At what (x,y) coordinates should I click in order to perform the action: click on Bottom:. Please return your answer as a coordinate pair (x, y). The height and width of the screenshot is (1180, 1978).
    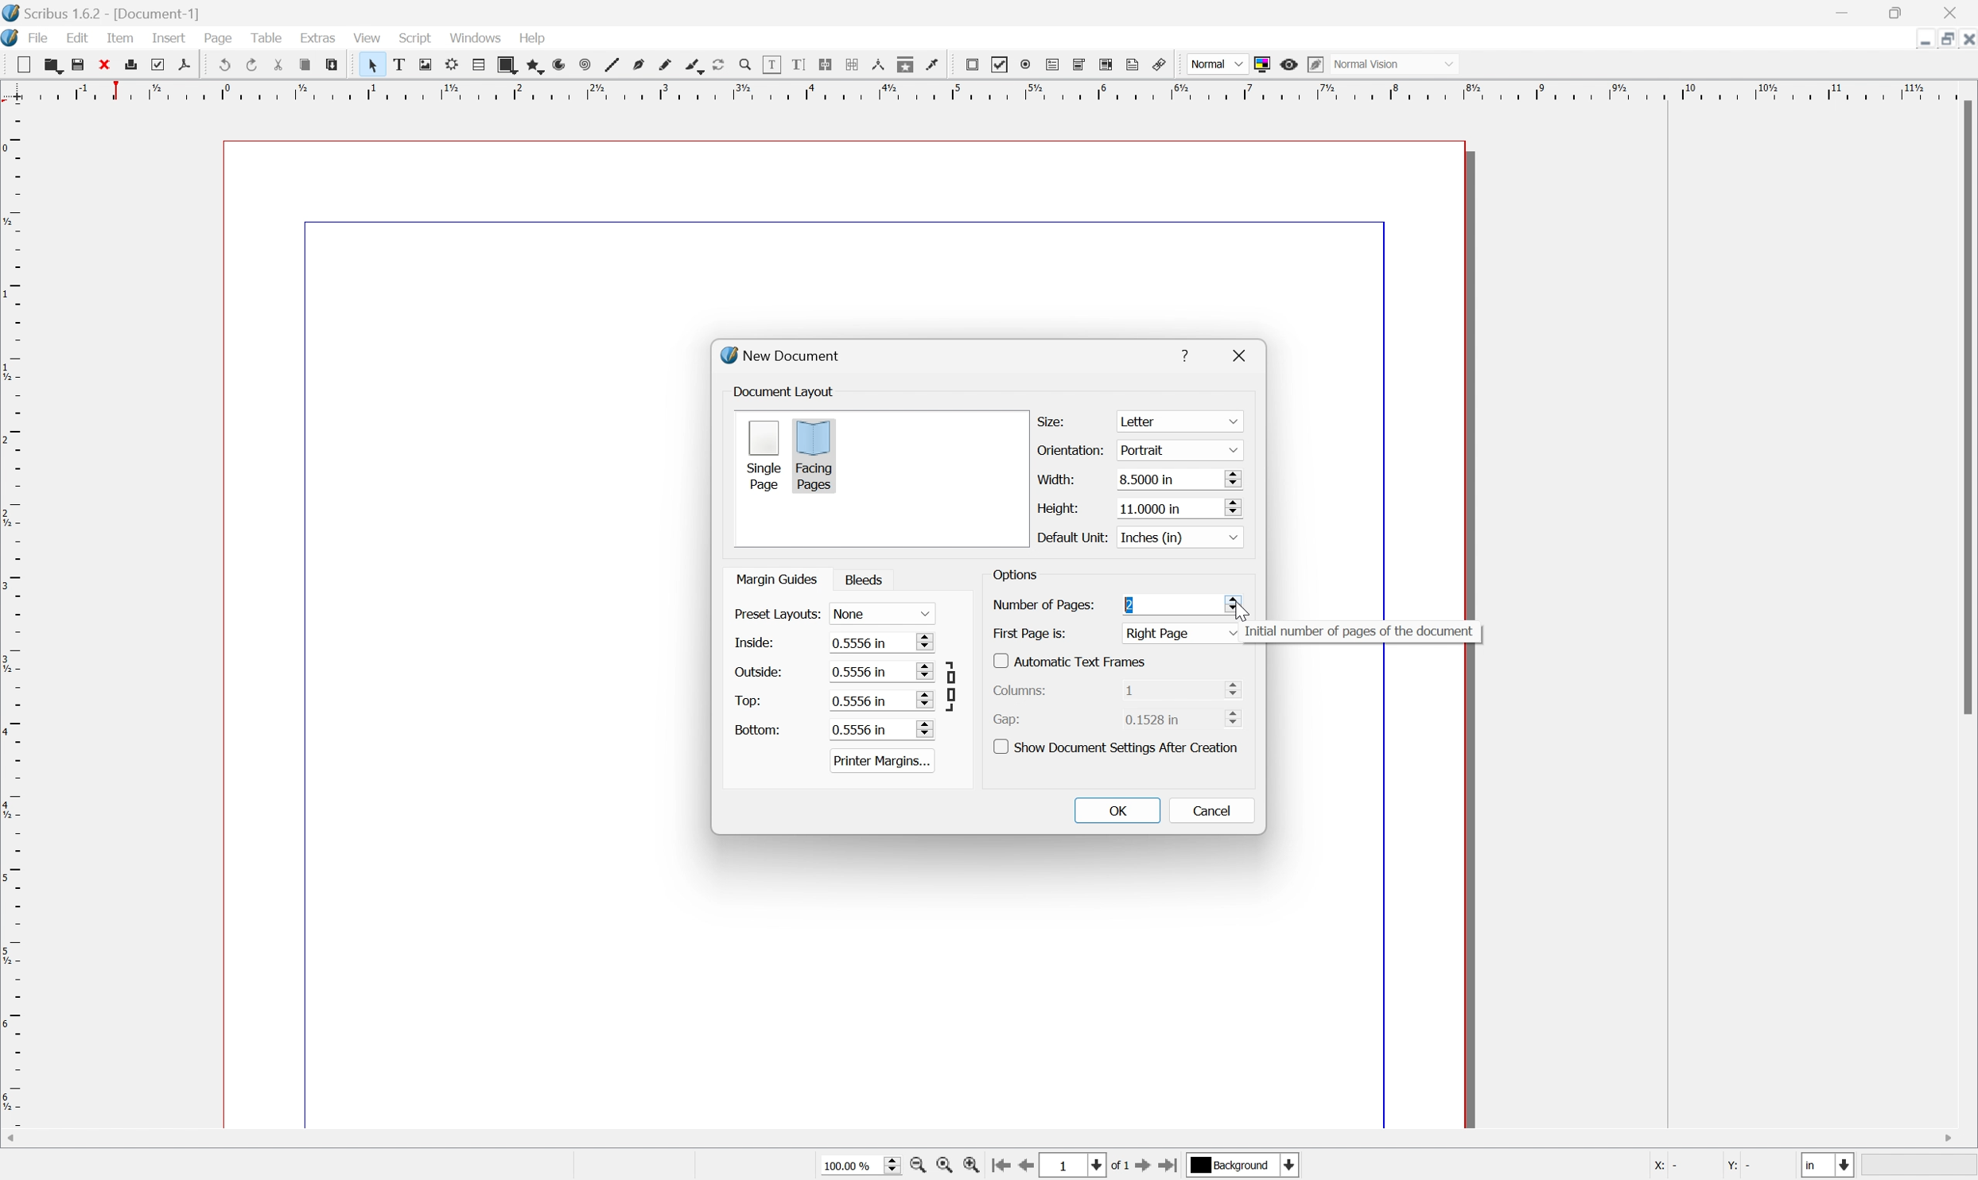
    Looking at the image, I should click on (758, 729).